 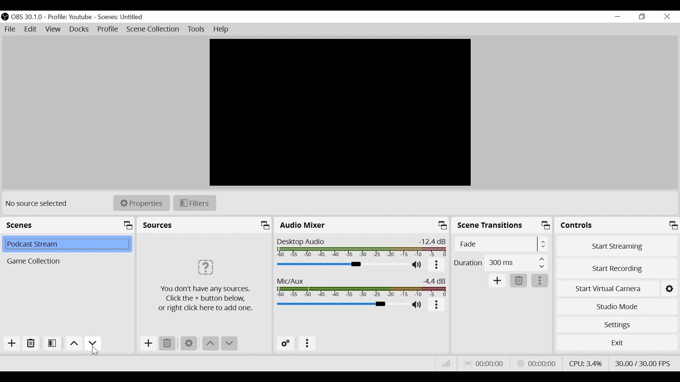 I want to click on more options, so click(x=541, y=281).